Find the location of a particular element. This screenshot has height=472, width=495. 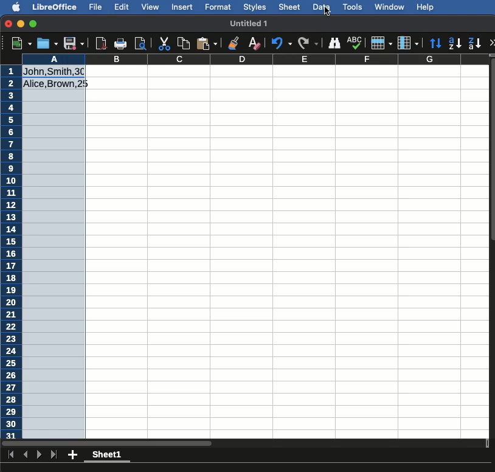

Undo is located at coordinates (283, 43).